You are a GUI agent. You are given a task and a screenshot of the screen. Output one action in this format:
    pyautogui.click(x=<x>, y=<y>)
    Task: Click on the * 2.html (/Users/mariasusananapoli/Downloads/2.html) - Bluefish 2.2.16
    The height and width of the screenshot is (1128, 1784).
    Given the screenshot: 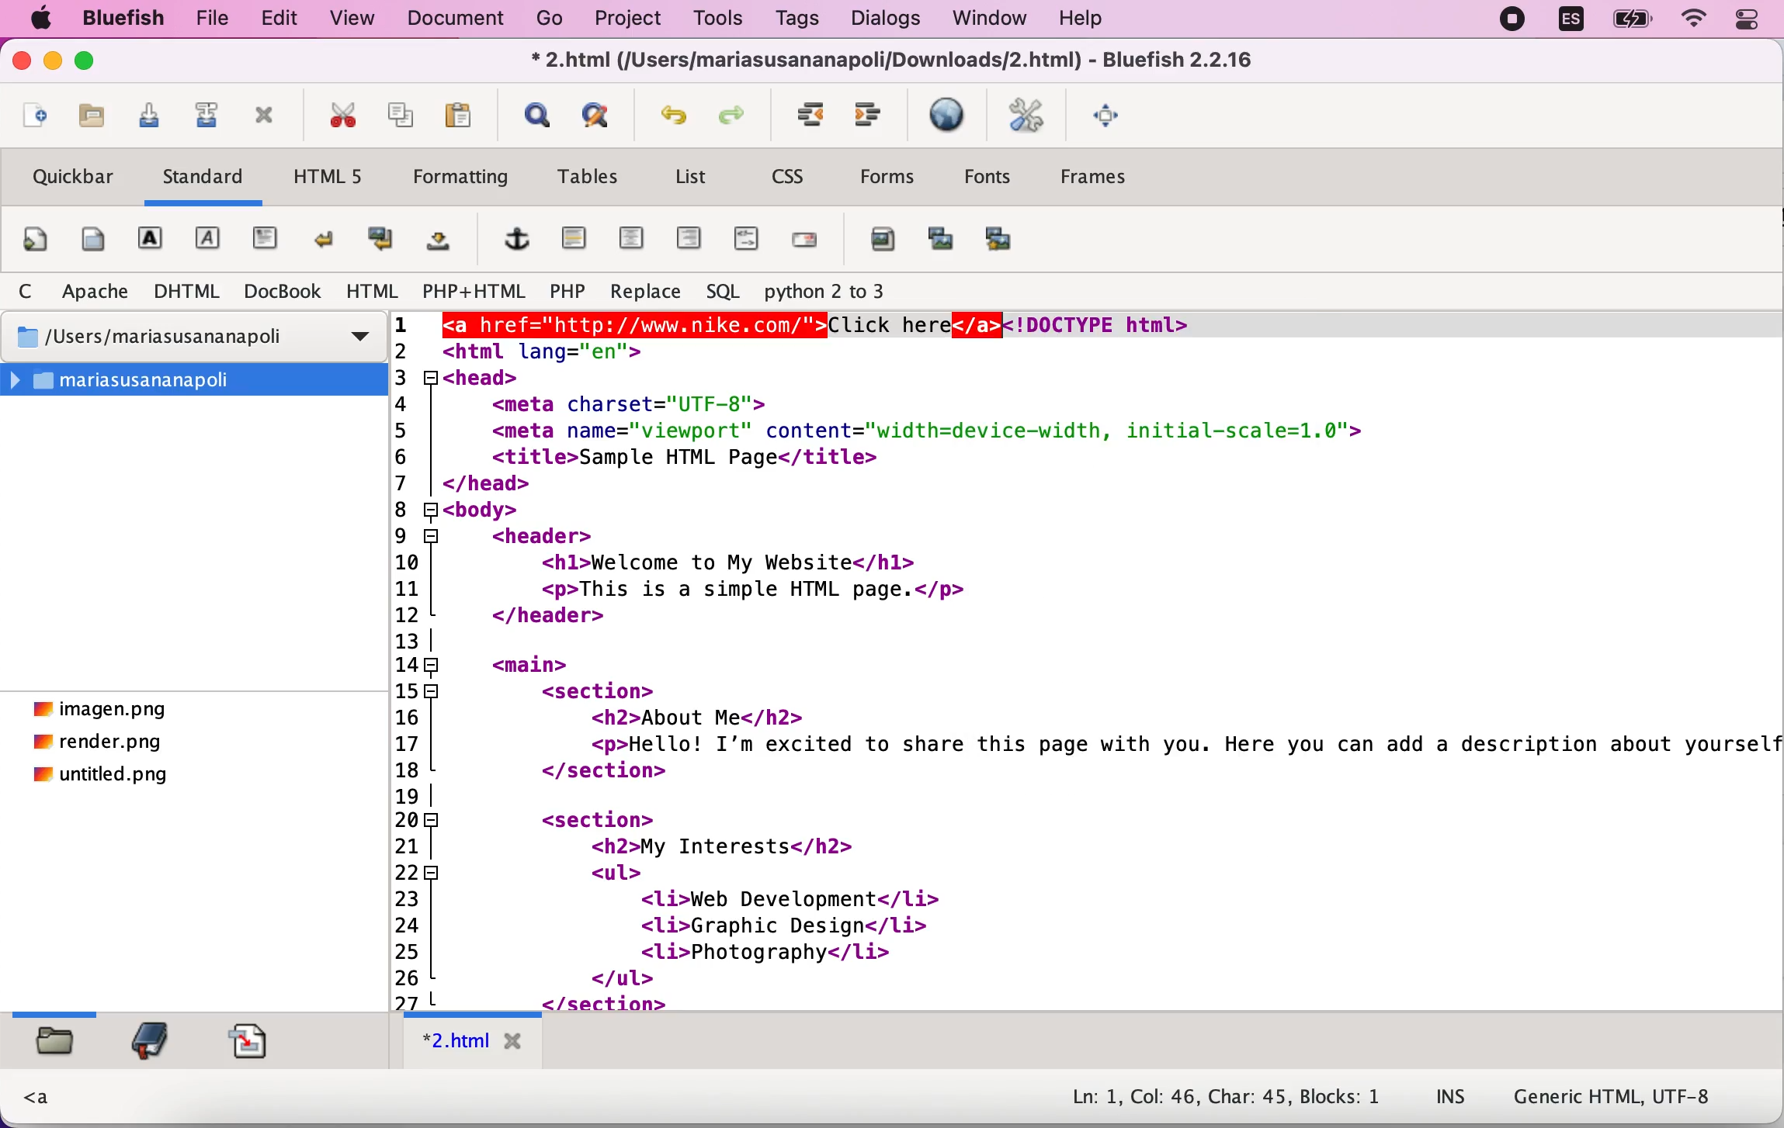 What is the action you would take?
    pyautogui.click(x=897, y=63)
    